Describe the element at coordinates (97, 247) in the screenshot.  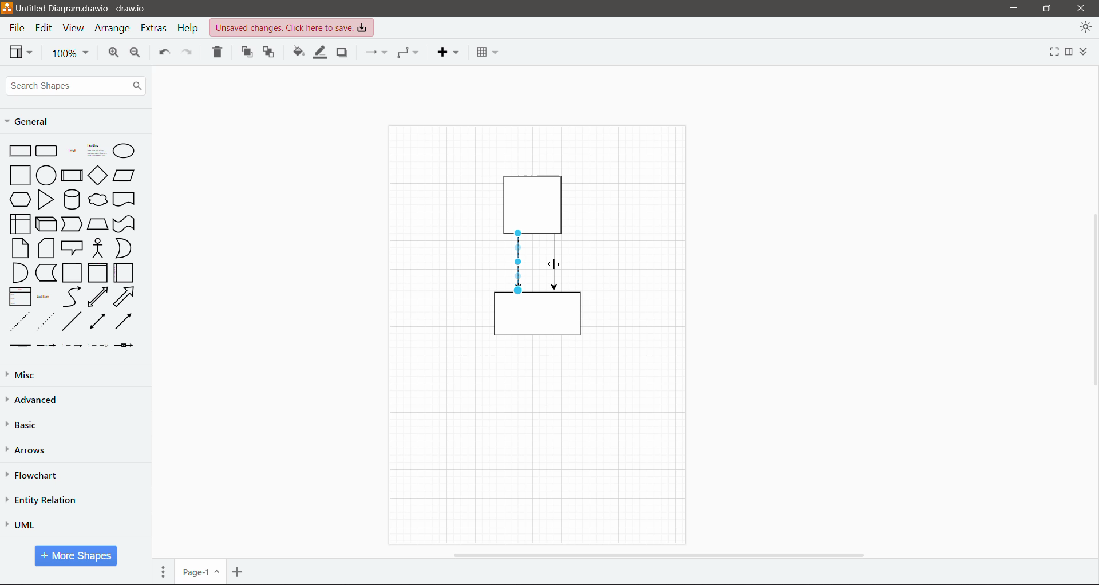
I see `Actor` at that location.